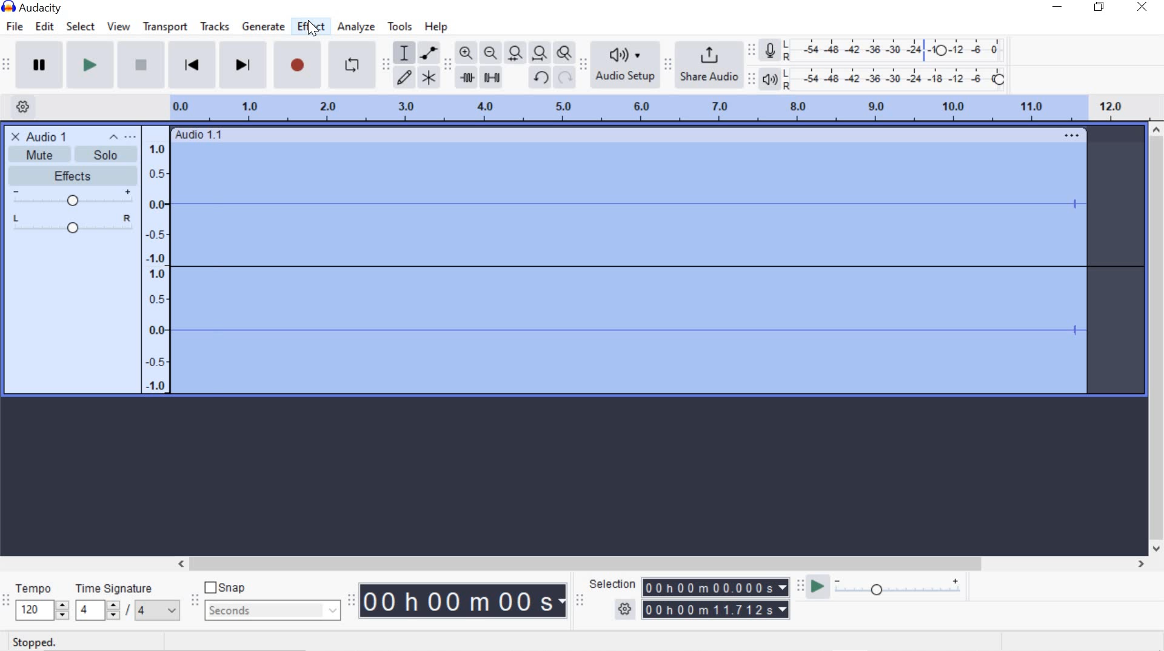 Image resolution: width=1164 pixels, height=651 pixels. Describe the element at coordinates (34, 642) in the screenshot. I see `STOPPED` at that location.